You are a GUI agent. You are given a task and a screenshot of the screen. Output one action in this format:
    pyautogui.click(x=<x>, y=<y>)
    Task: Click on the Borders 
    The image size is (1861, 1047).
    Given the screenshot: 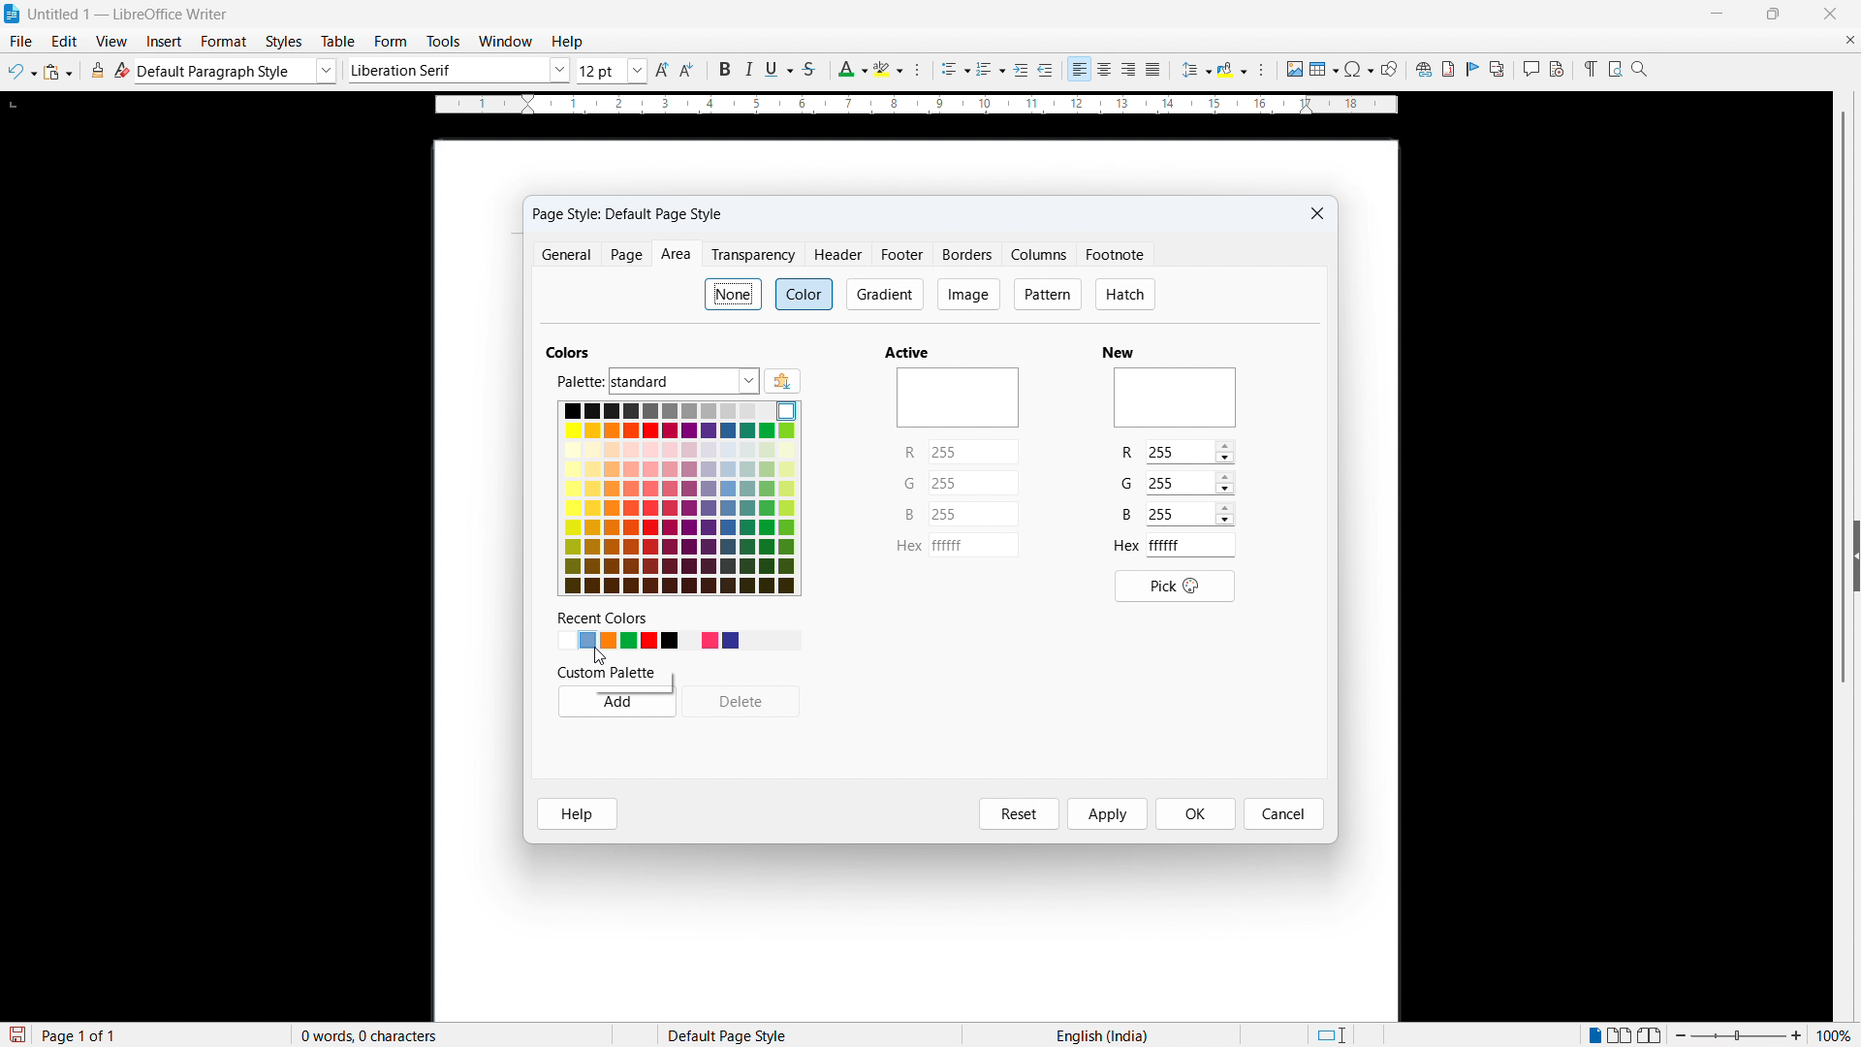 What is the action you would take?
    pyautogui.click(x=968, y=254)
    